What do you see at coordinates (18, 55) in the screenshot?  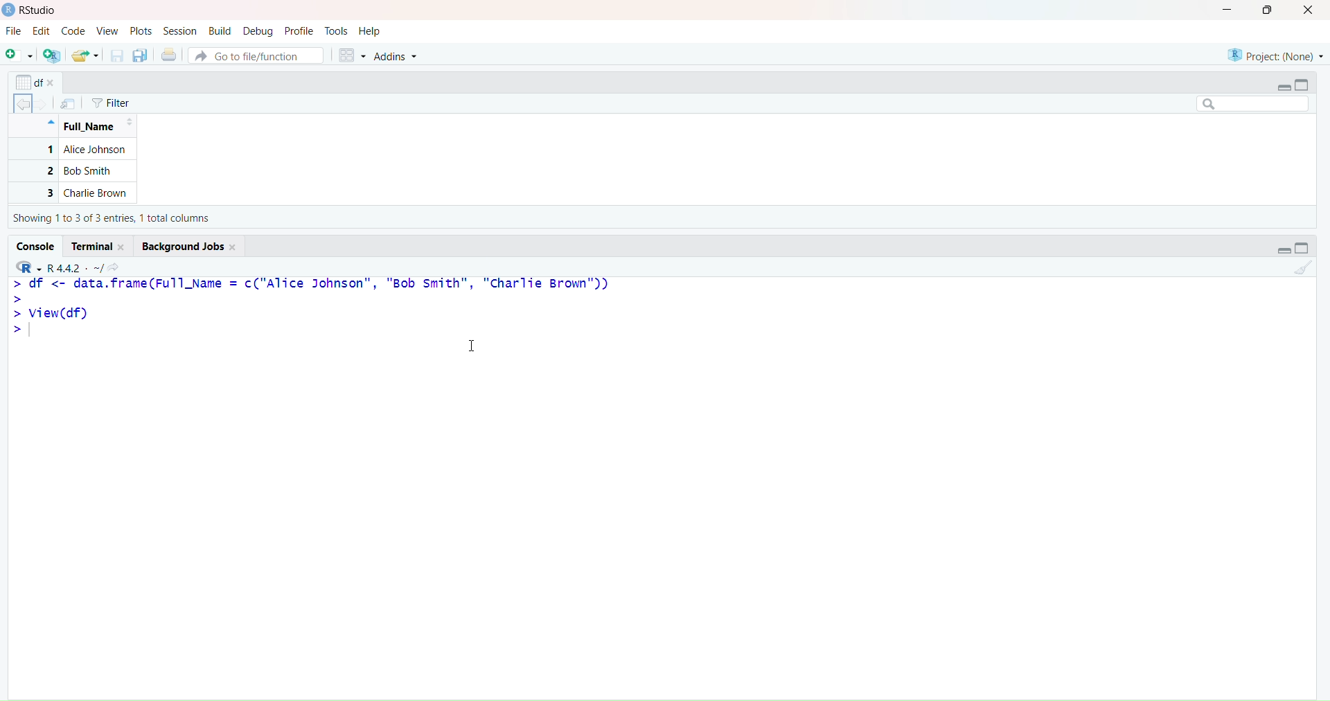 I see `New File` at bounding box center [18, 55].